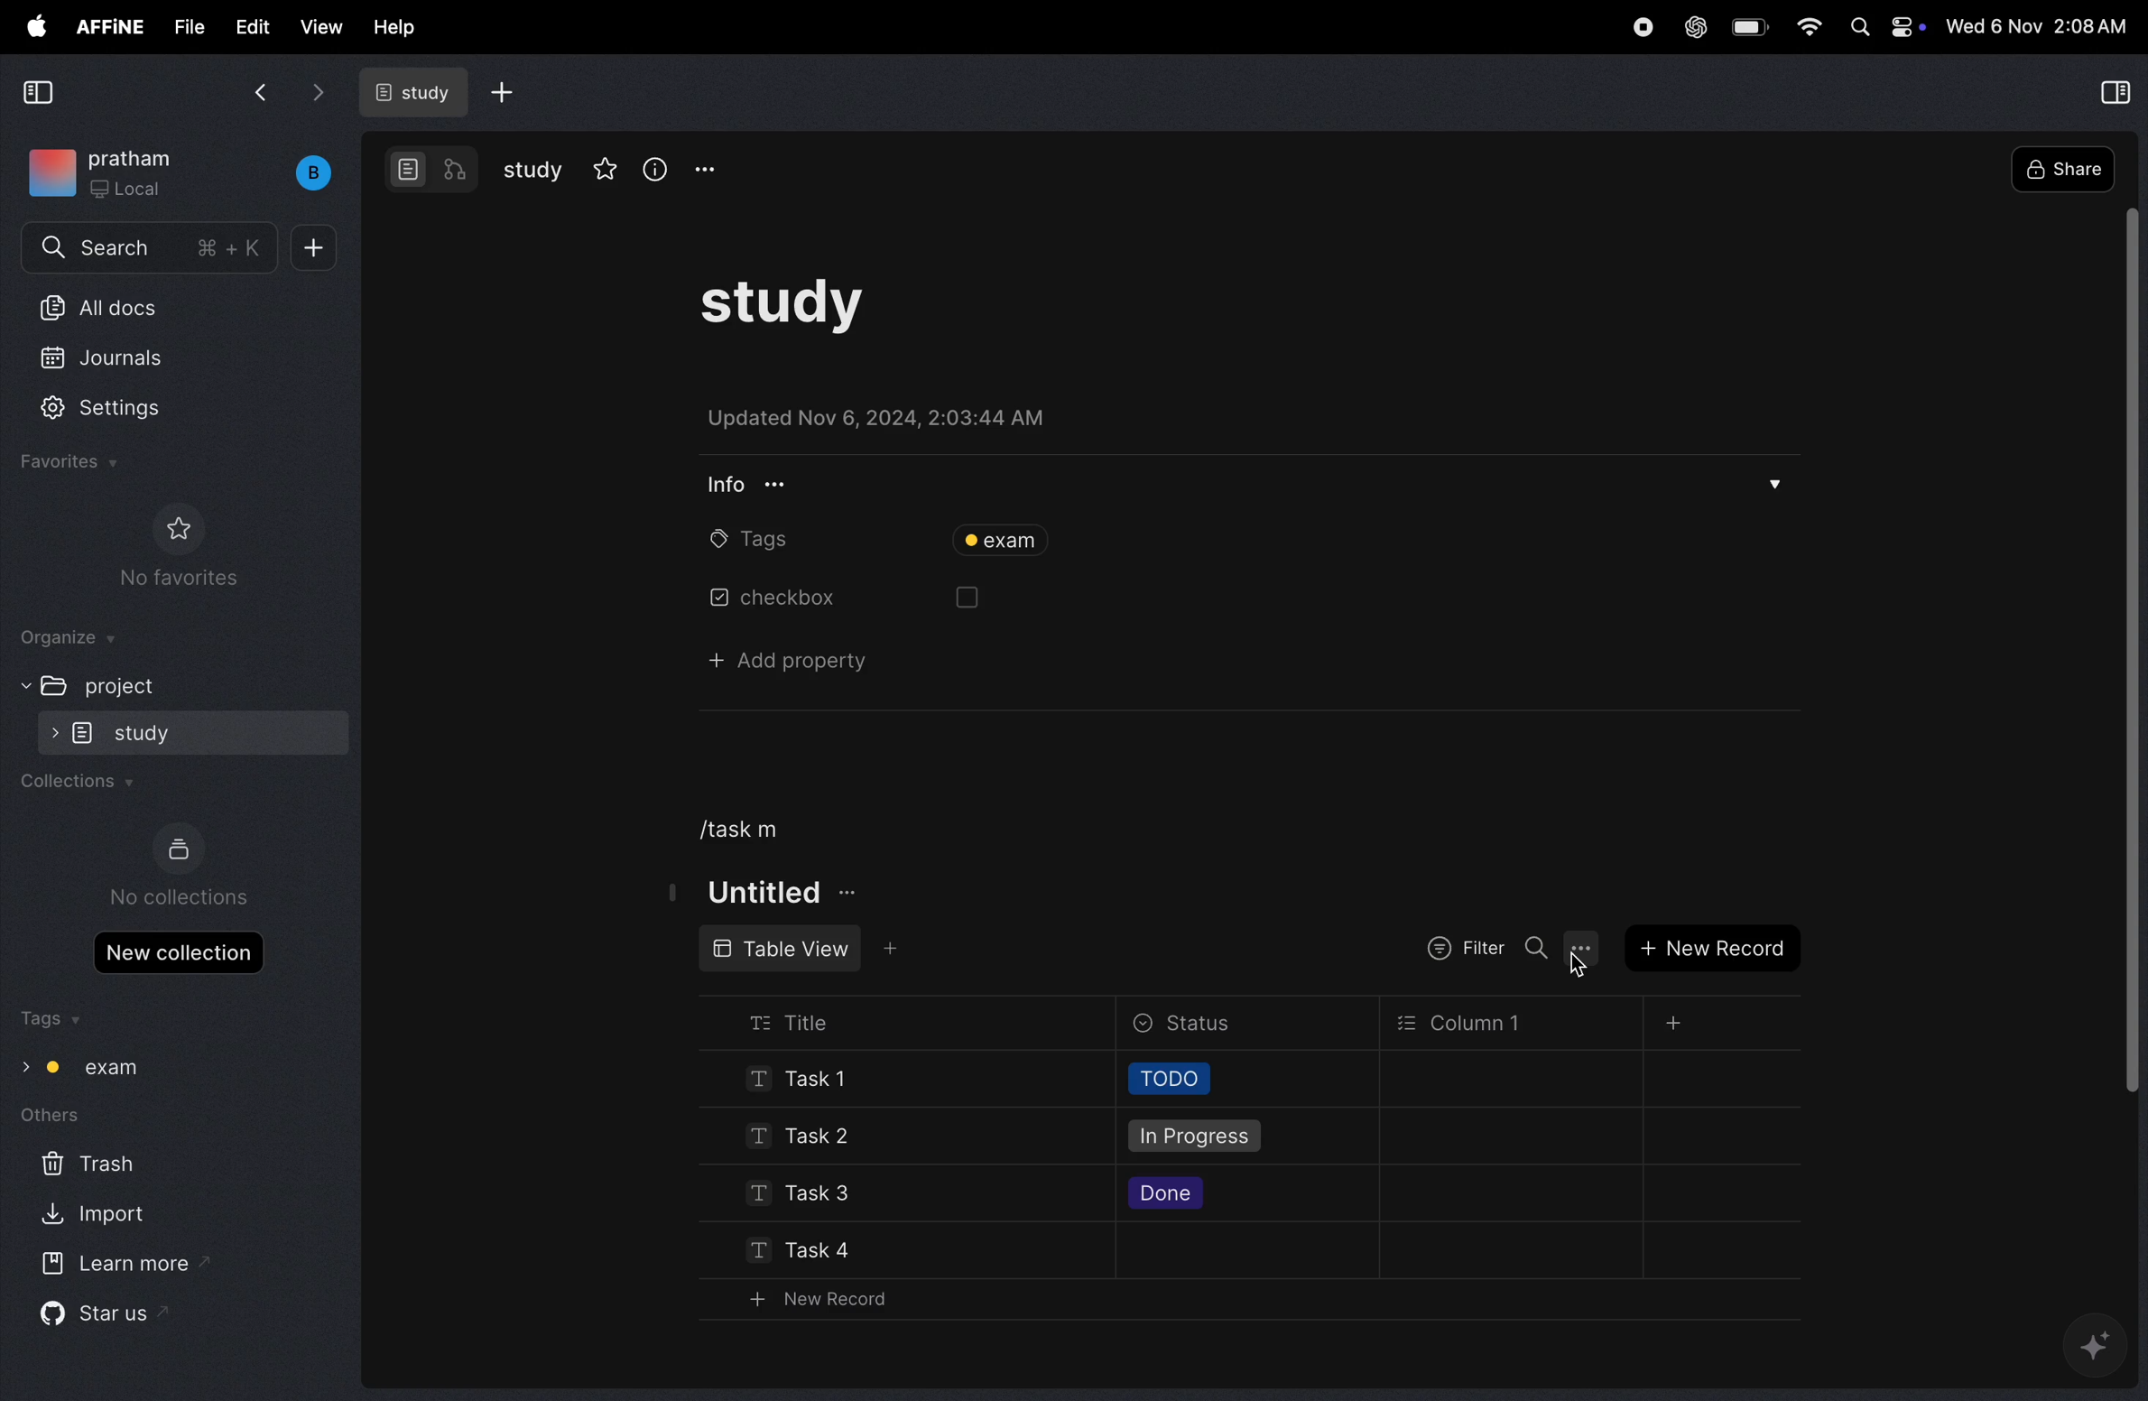  What do you see at coordinates (1674, 1023) in the screenshot?
I see `add` at bounding box center [1674, 1023].